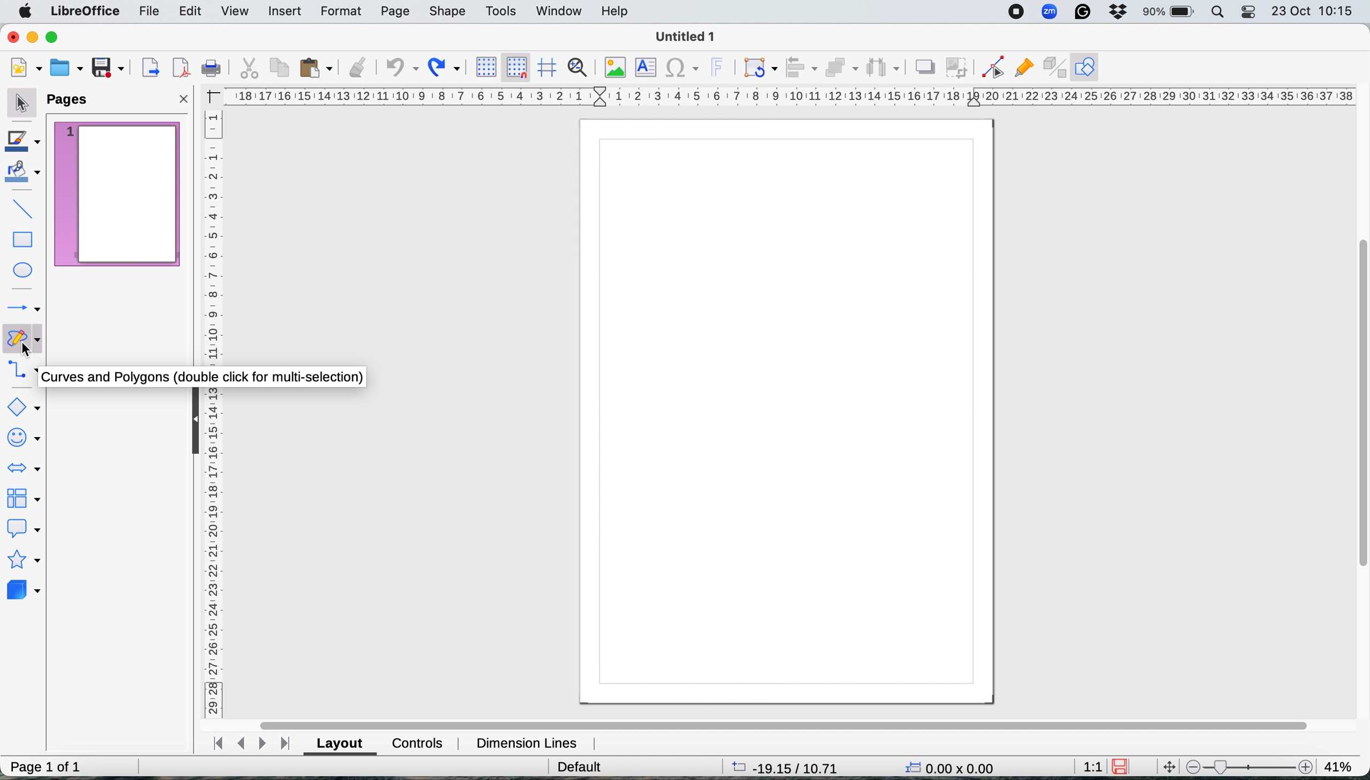 Image resolution: width=1370 pixels, height=780 pixels. What do you see at coordinates (1121, 12) in the screenshot?
I see `dropbox` at bounding box center [1121, 12].